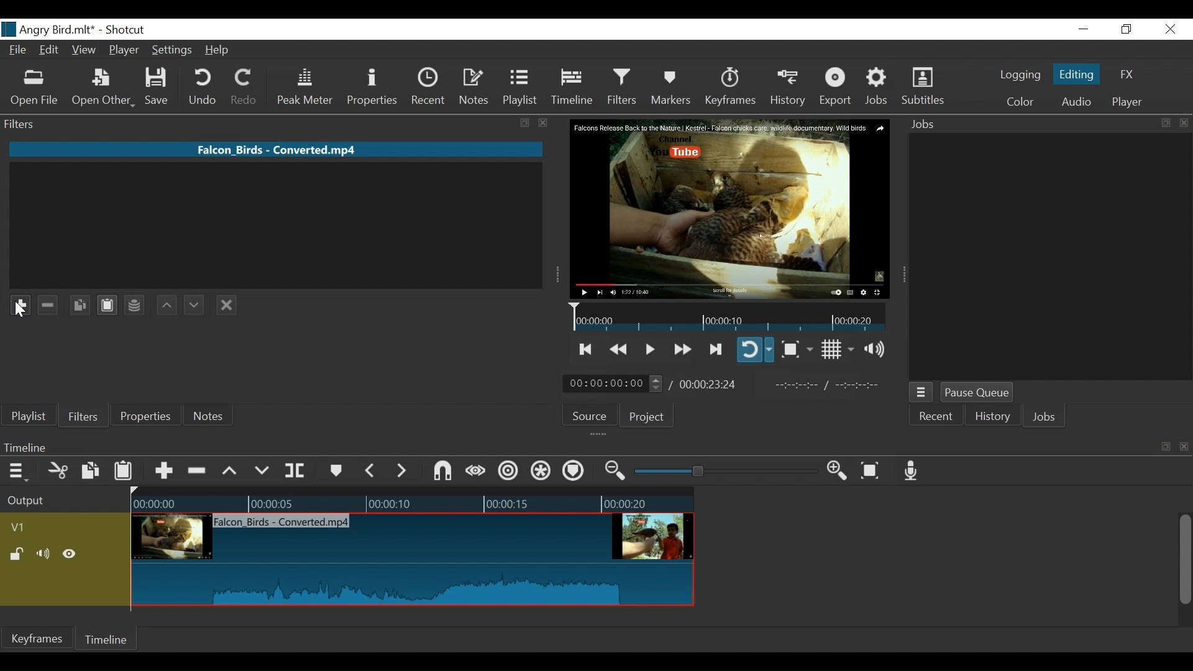  Describe the element at coordinates (920, 393) in the screenshot. I see `Jobs Menu` at that location.